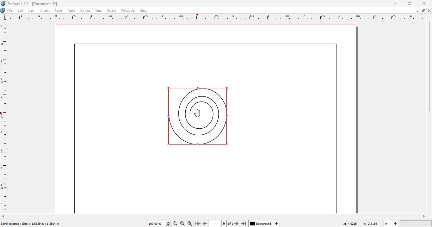 This screenshot has width=432, height=227. Describe the element at coordinates (32, 10) in the screenshot. I see `Item` at that location.